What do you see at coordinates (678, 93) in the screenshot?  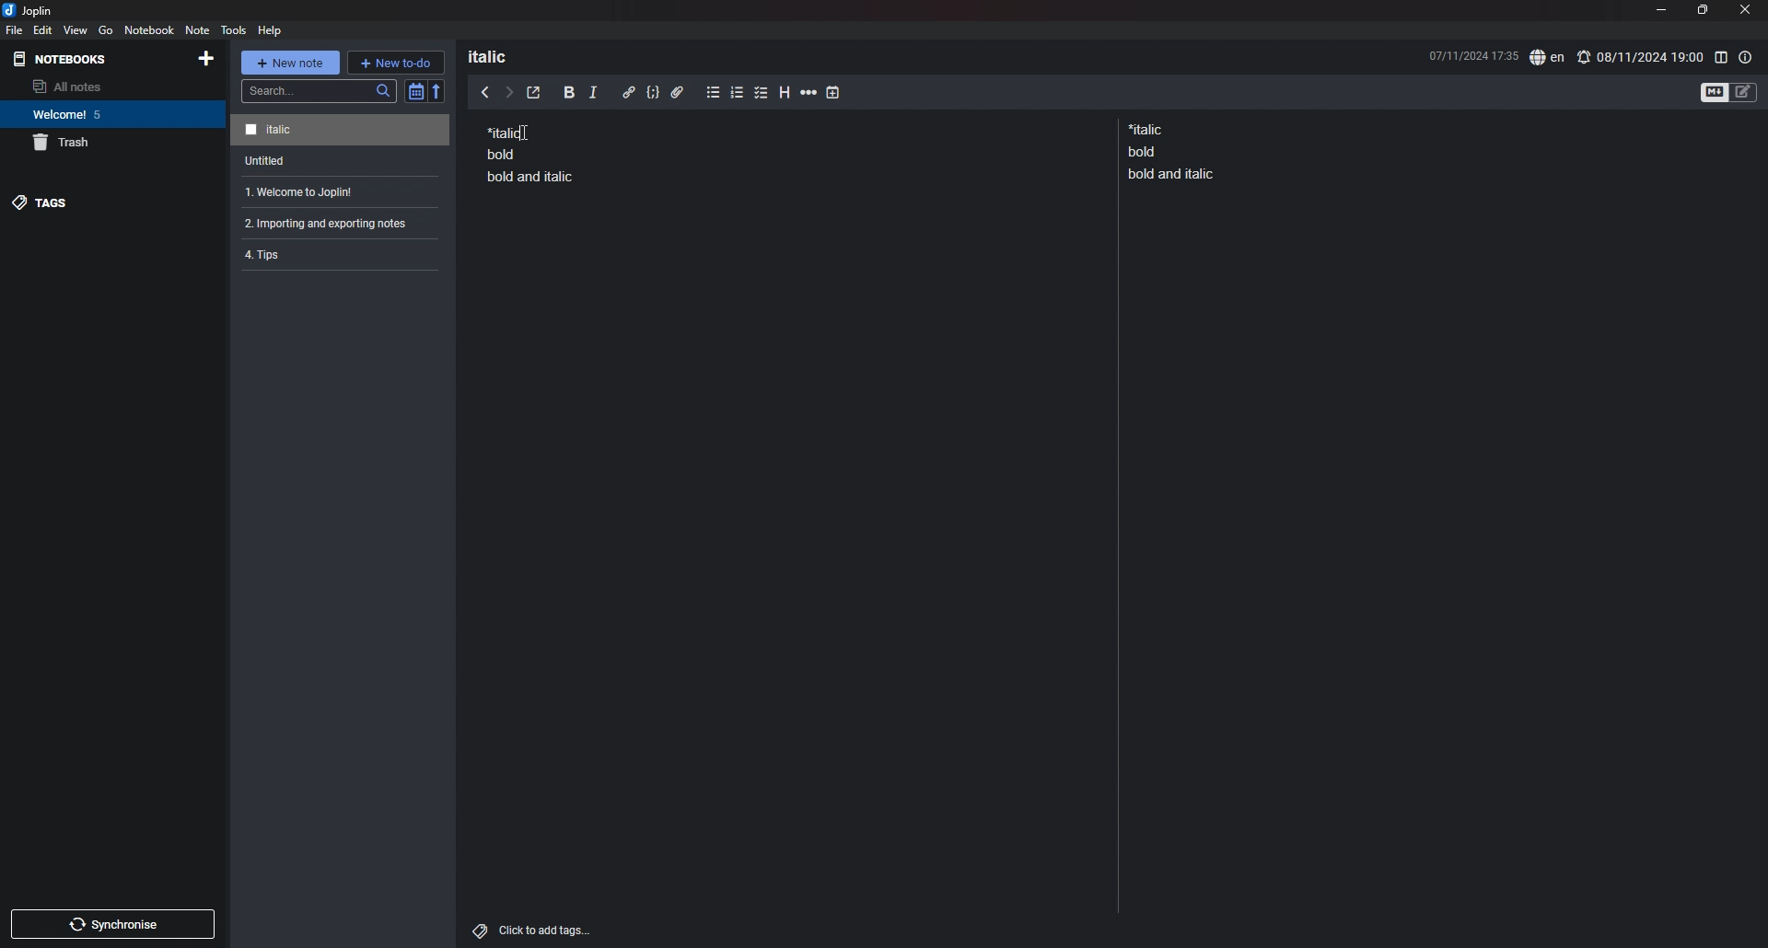 I see `attachment` at bounding box center [678, 93].